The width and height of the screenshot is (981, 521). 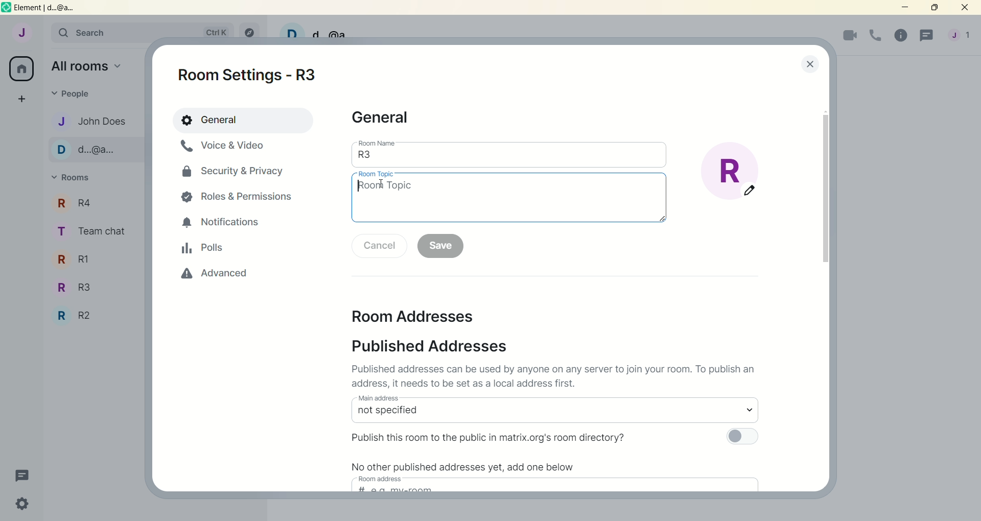 What do you see at coordinates (967, 8) in the screenshot?
I see `close` at bounding box center [967, 8].